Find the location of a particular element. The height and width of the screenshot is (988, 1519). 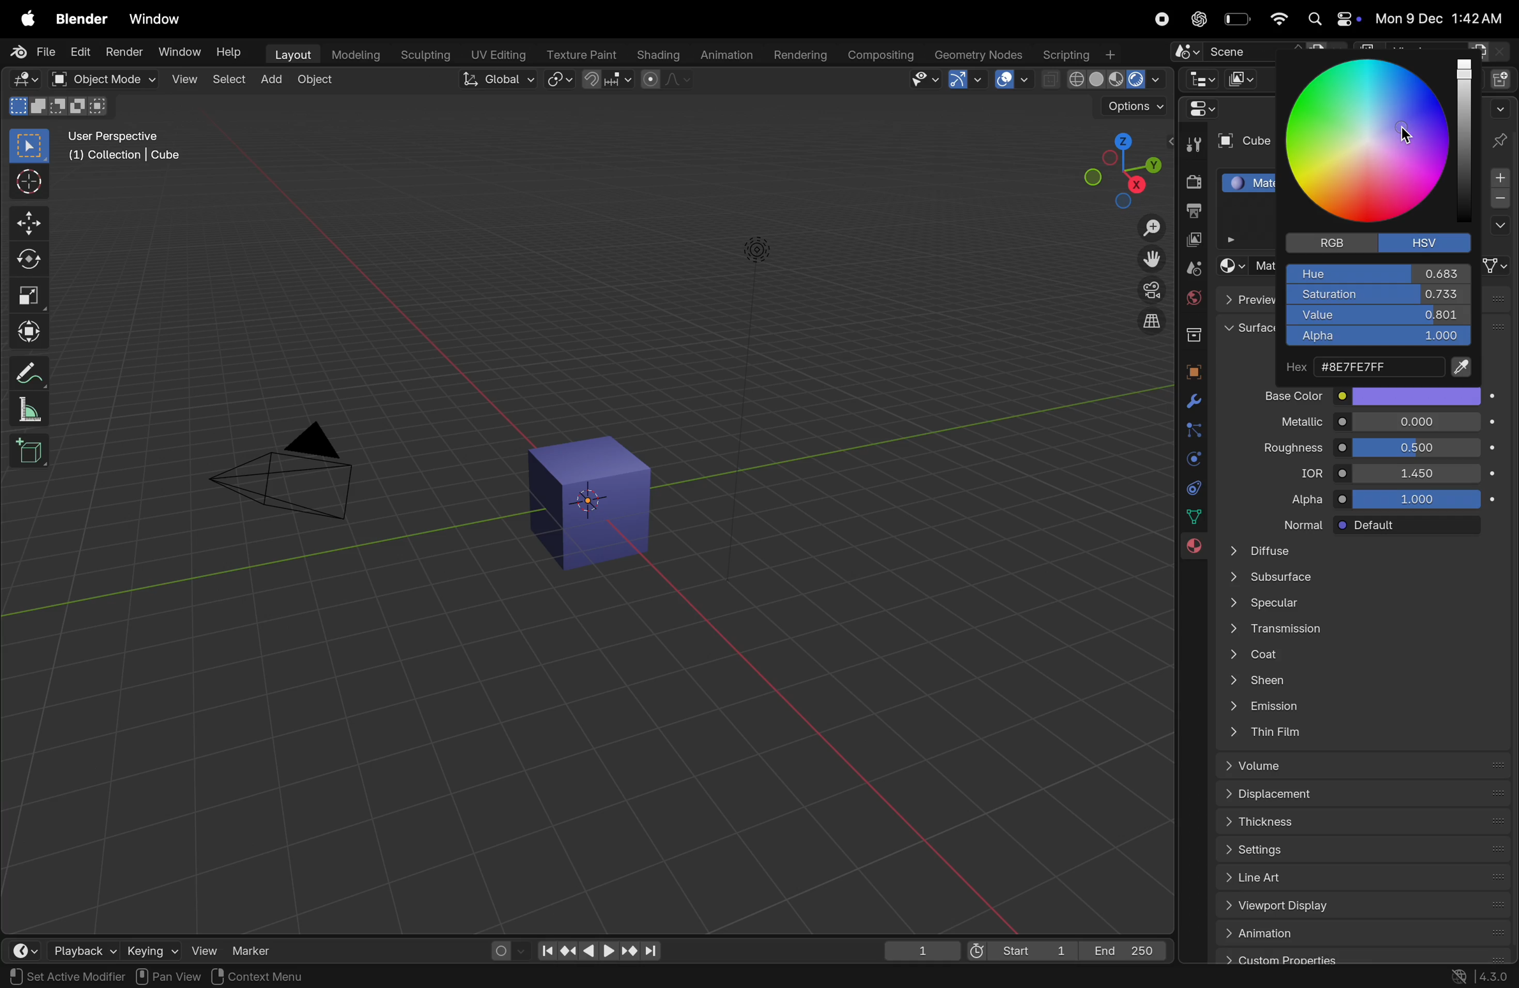

colection is located at coordinates (1192, 330).